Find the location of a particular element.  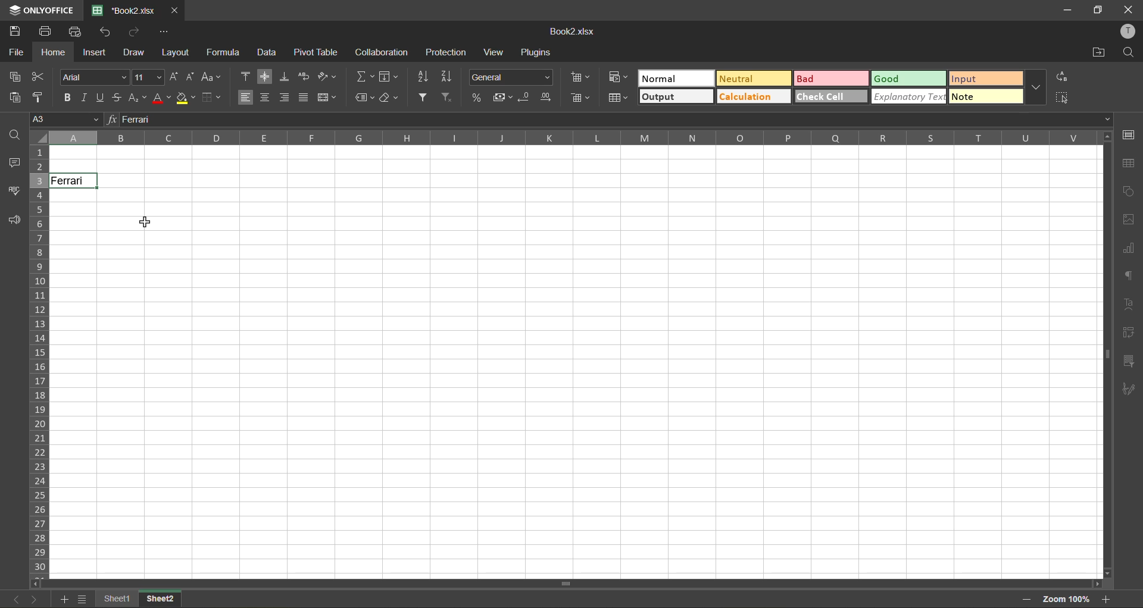

align bottom is located at coordinates (285, 76).